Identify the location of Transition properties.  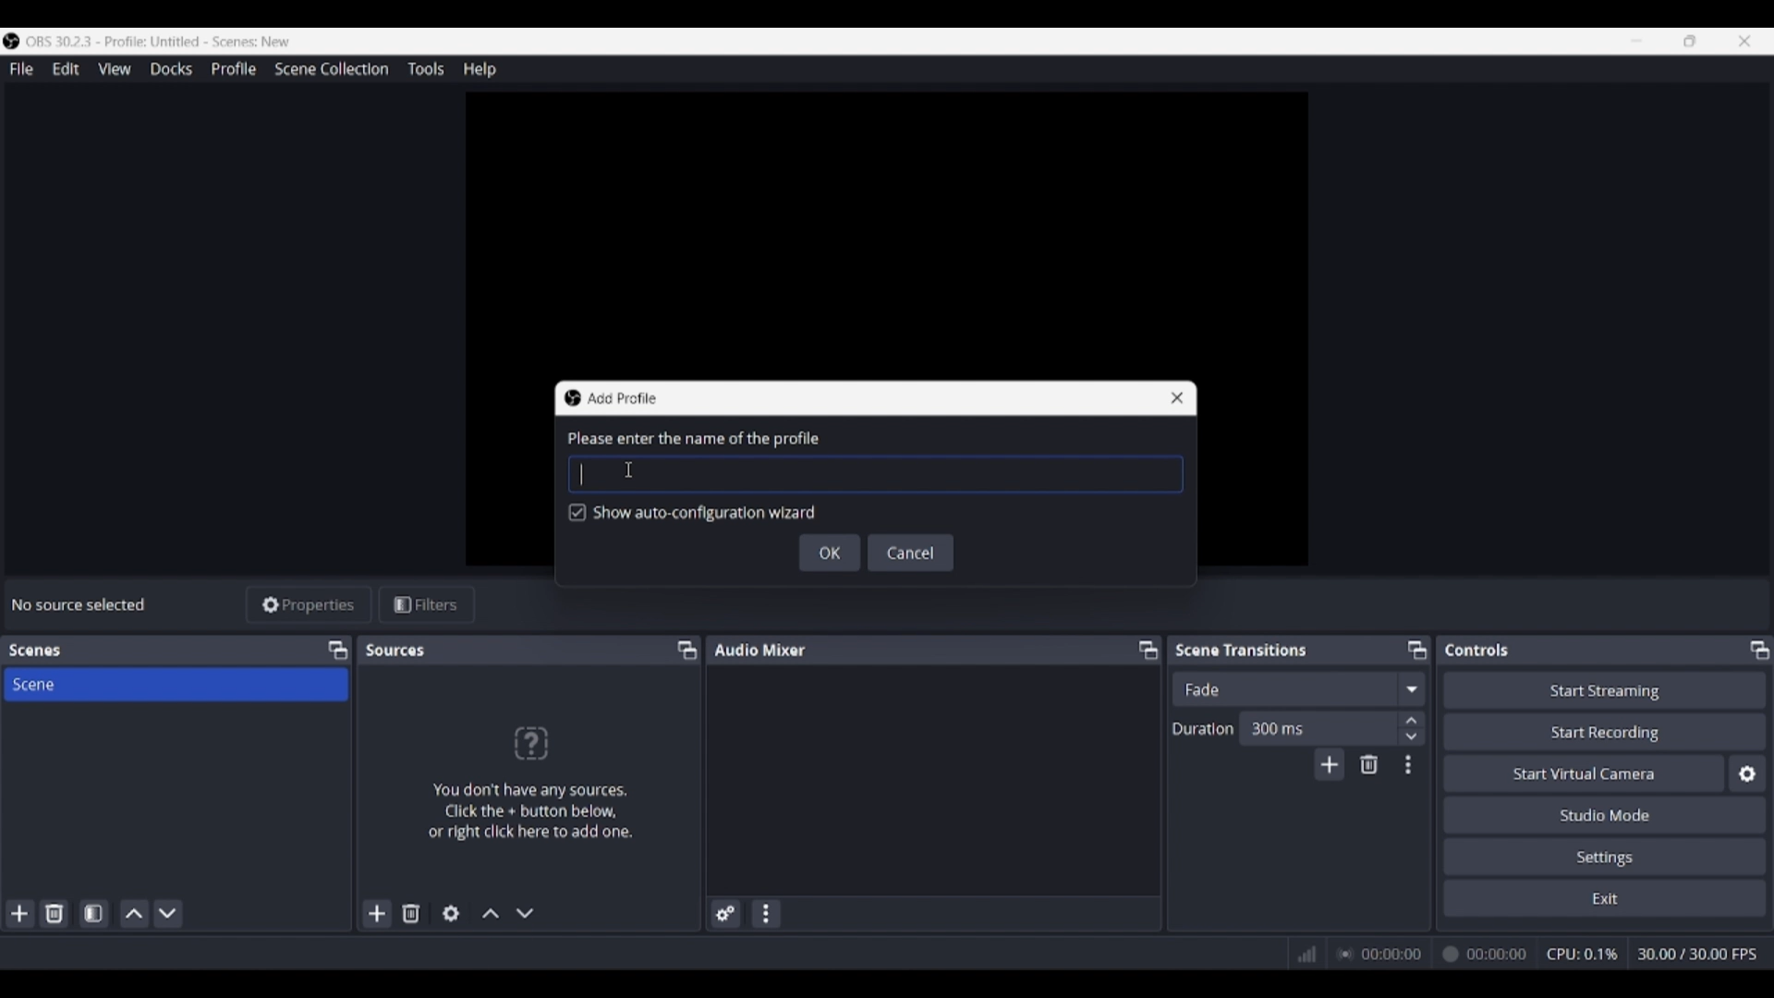
(1408, 765).